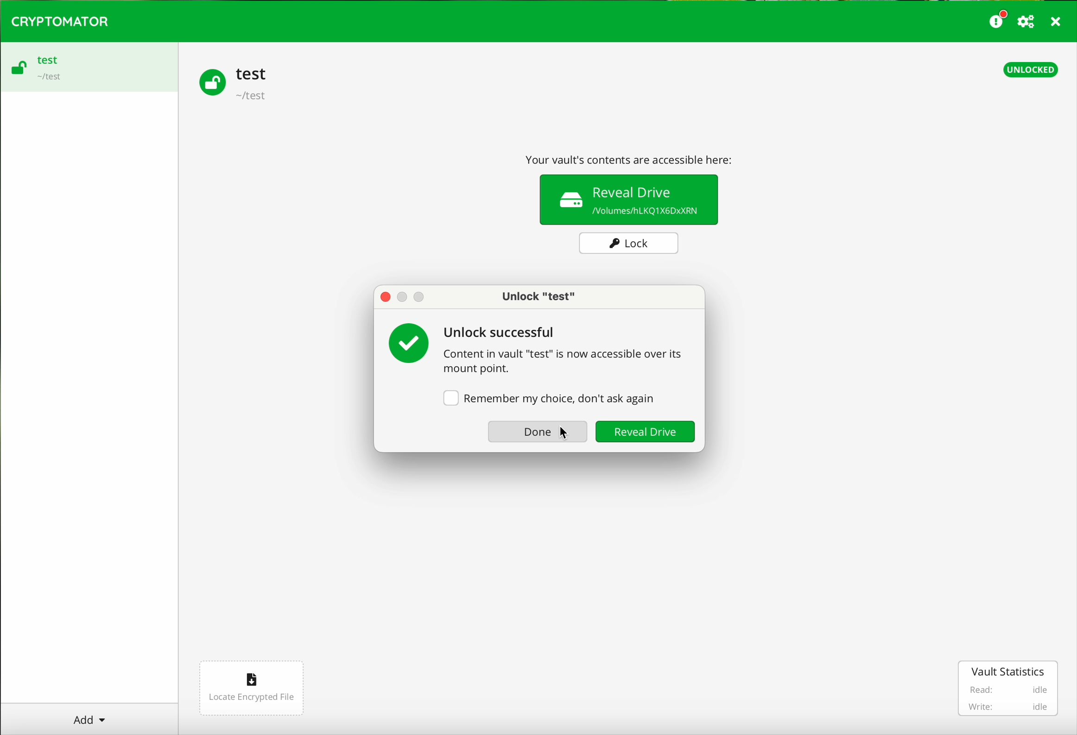  What do you see at coordinates (209, 81) in the screenshot?
I see `open padlock` at bounding box center [209, 81].